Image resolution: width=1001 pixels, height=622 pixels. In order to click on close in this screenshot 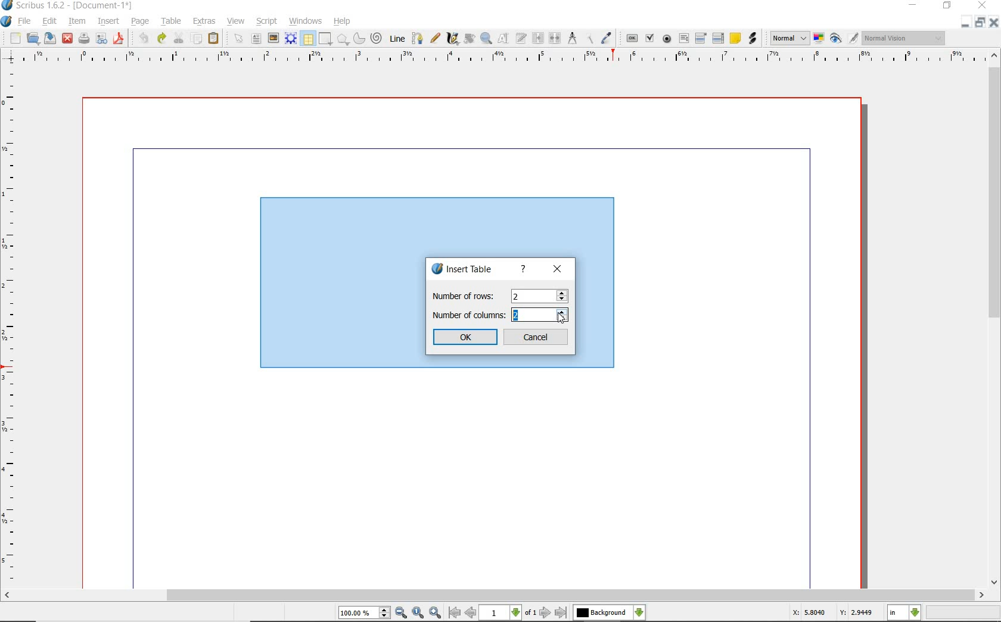, I will do `click(993, 23)`.